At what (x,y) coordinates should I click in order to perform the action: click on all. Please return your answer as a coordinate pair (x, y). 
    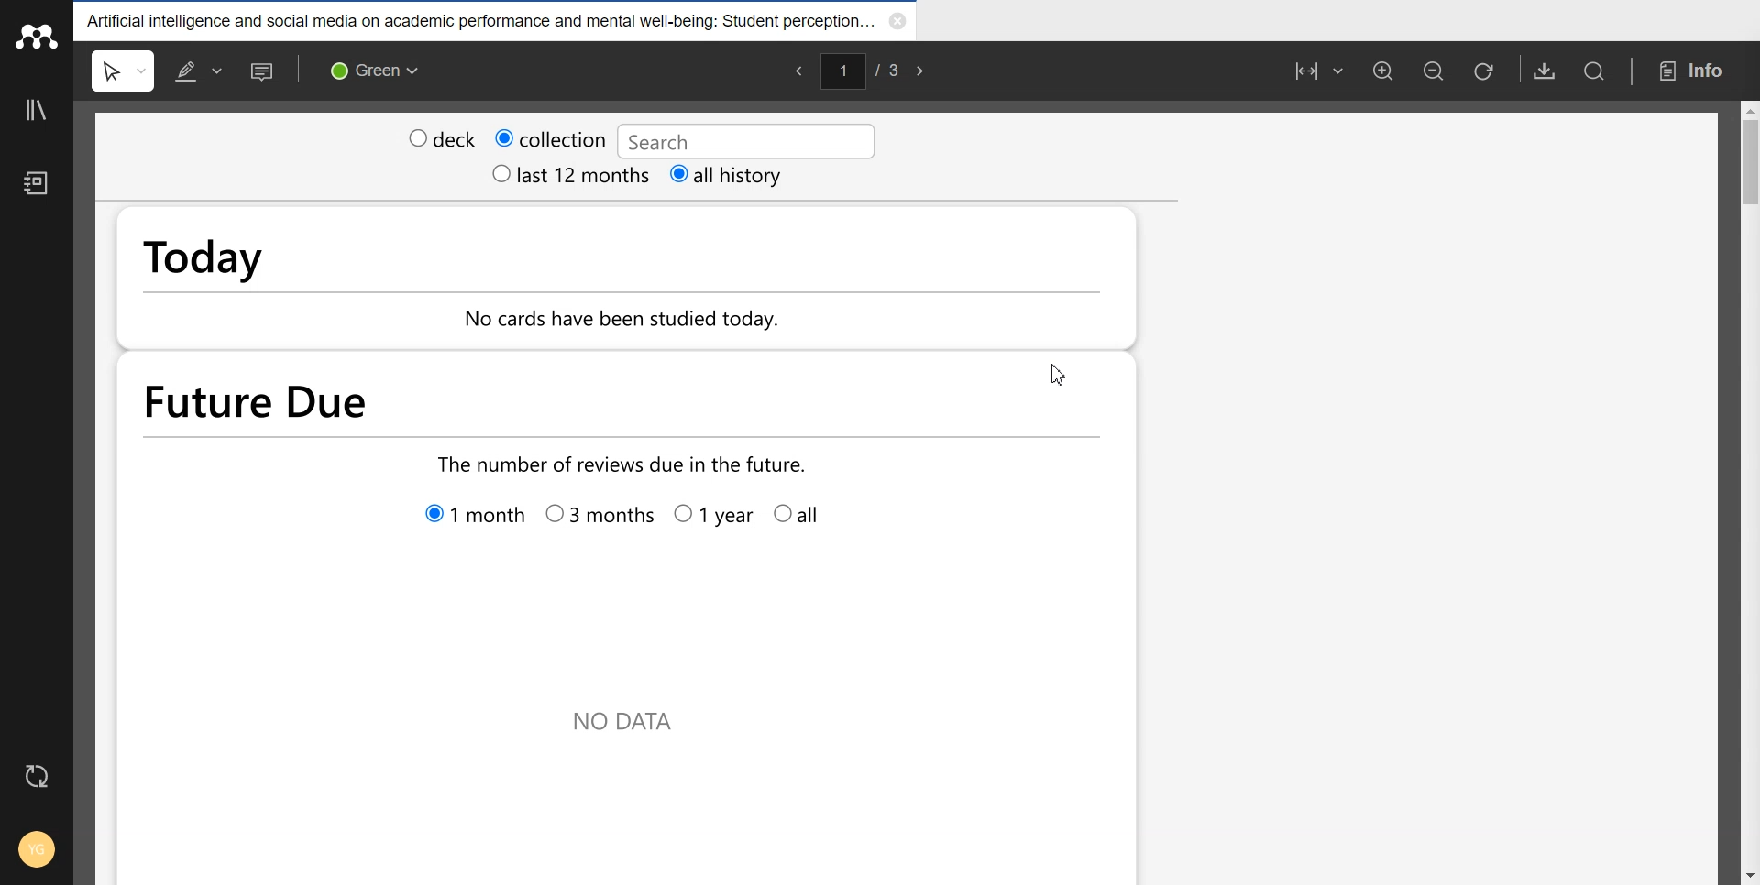
    Looking at the image, I should click on (808, 516).